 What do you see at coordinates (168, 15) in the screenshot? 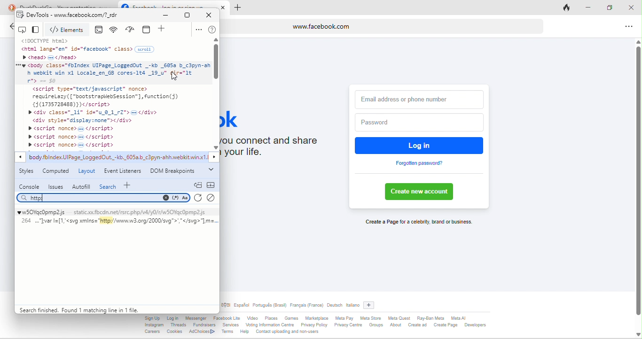
I see `minimize` at bounding box center [168, 15].